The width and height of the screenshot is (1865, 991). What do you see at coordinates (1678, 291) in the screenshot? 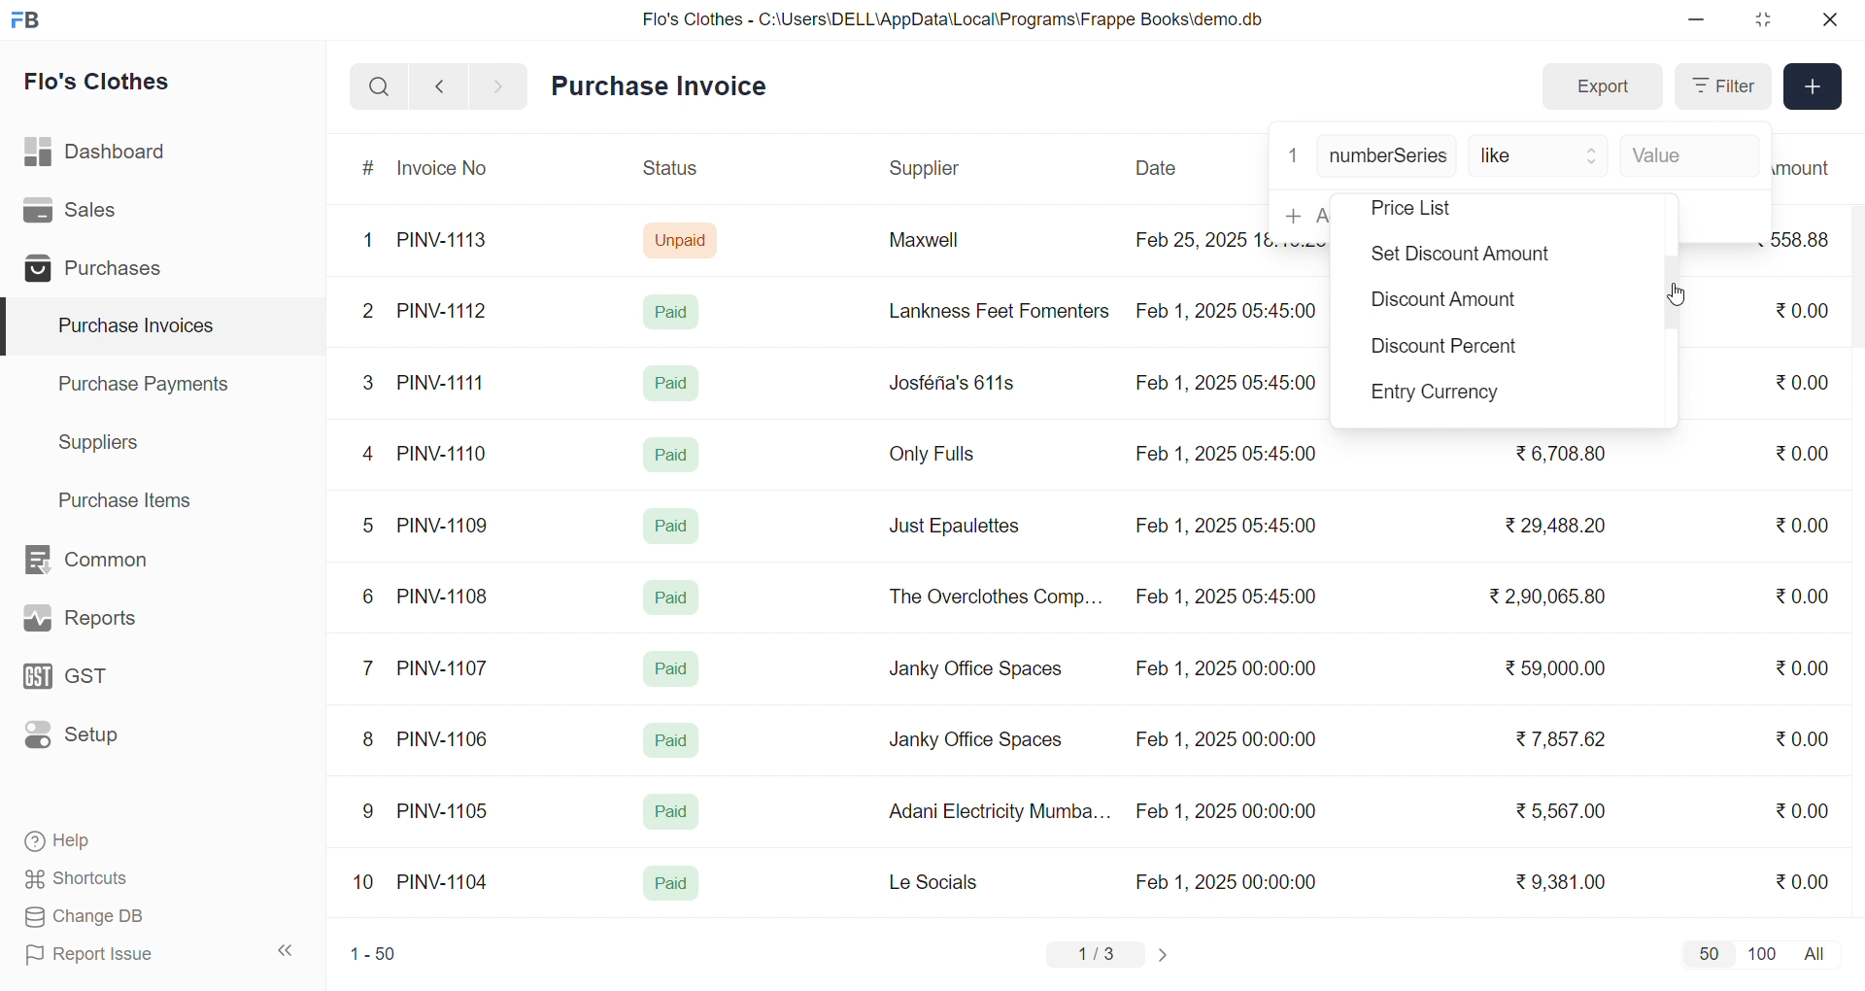
I see `cursor` at bounding box center [1678, 291].